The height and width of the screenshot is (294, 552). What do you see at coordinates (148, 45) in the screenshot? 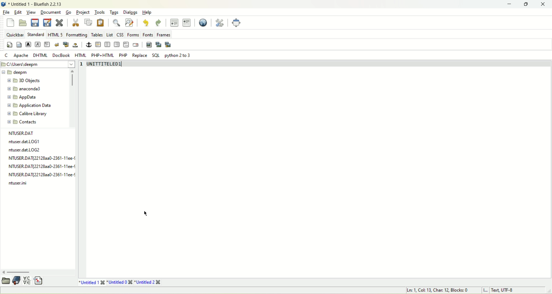
I see `insert image` at bounding box center [148, 45].